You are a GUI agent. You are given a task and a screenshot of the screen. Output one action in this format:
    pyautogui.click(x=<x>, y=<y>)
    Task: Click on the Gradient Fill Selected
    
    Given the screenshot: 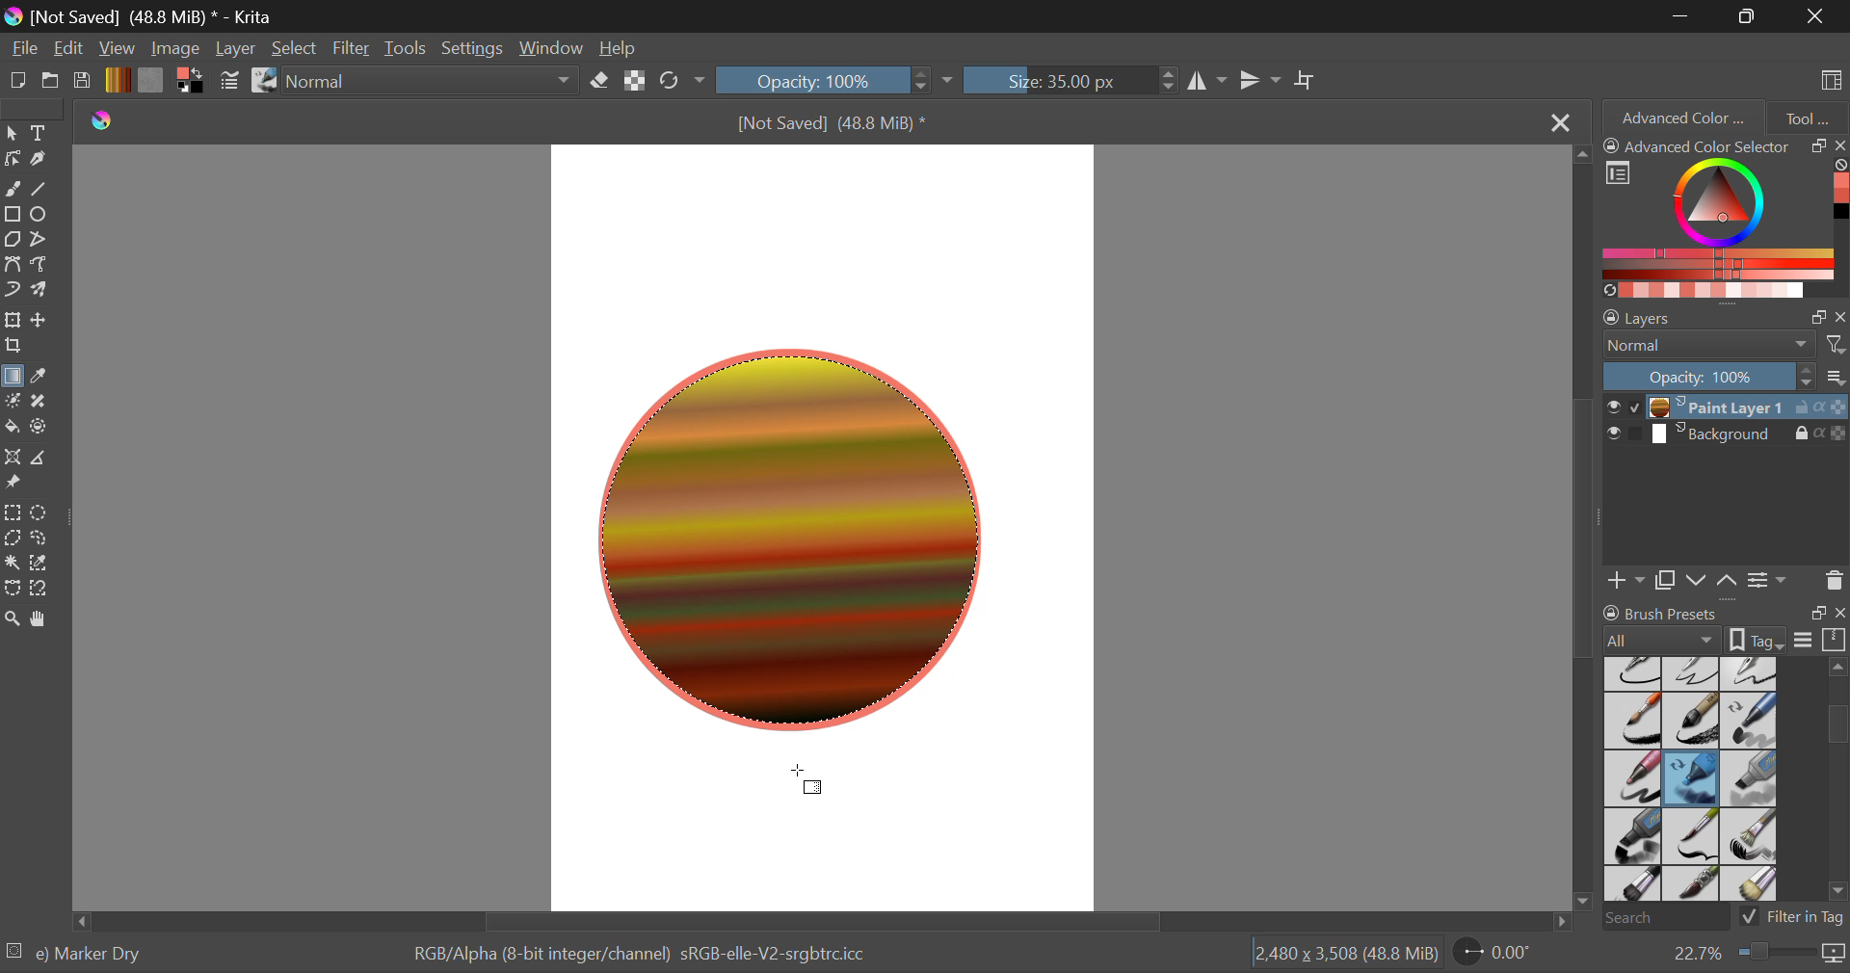 What is the action you would take?
    pyautogui.click(x=12, y=378)
    